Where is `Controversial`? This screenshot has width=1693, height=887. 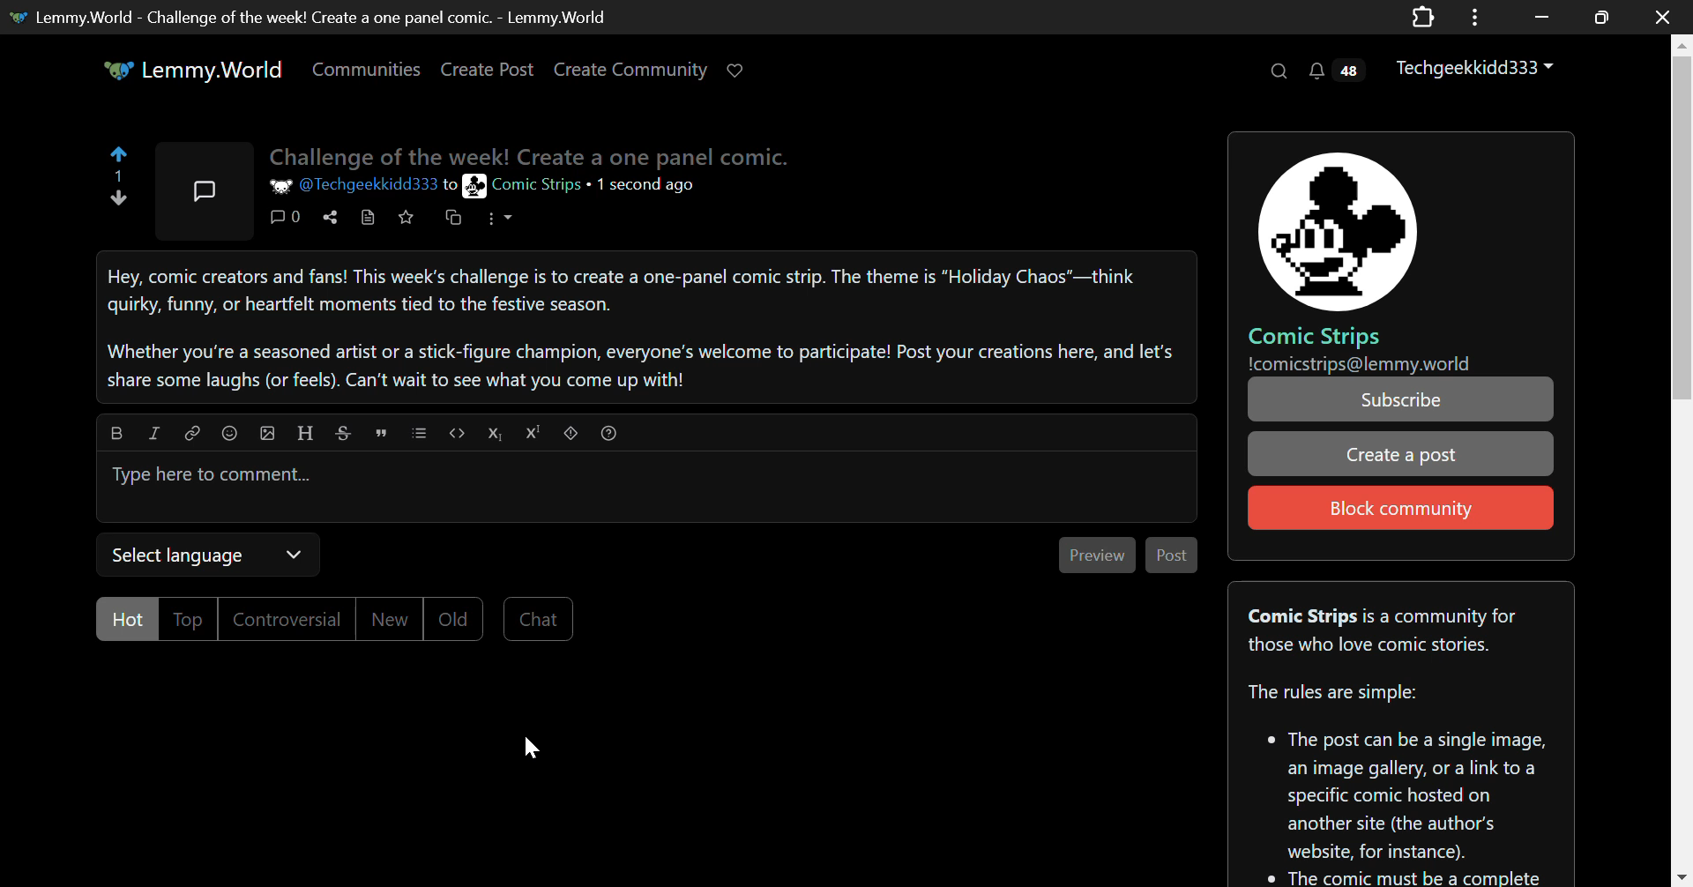 Controversial is located at coordinates (287, 619).